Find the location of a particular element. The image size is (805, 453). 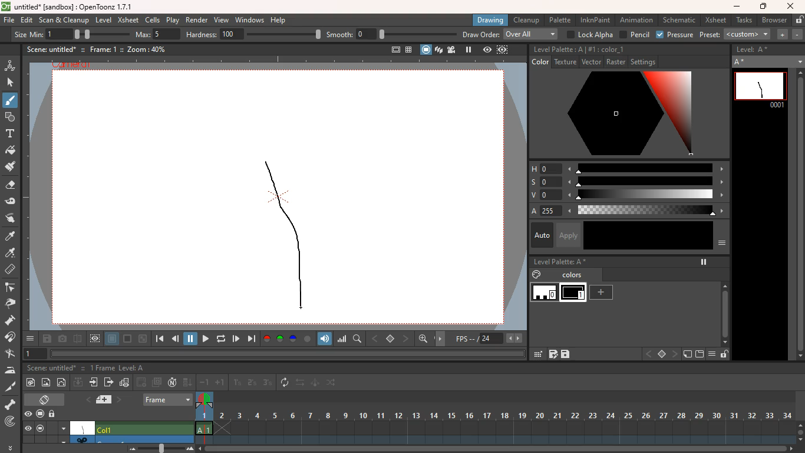

+1 is located at coordinates (220, 383).